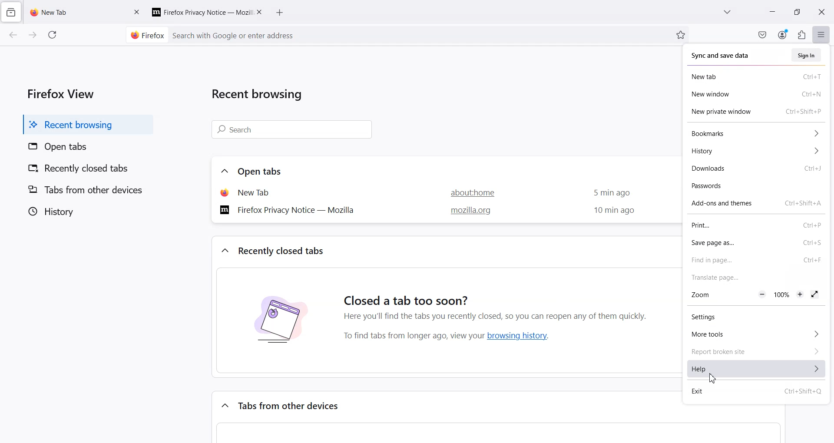 The image size is (834, 443). Describe the element at coordinates (59, 93) in the screenshot. I see `Firefox View` at that location.